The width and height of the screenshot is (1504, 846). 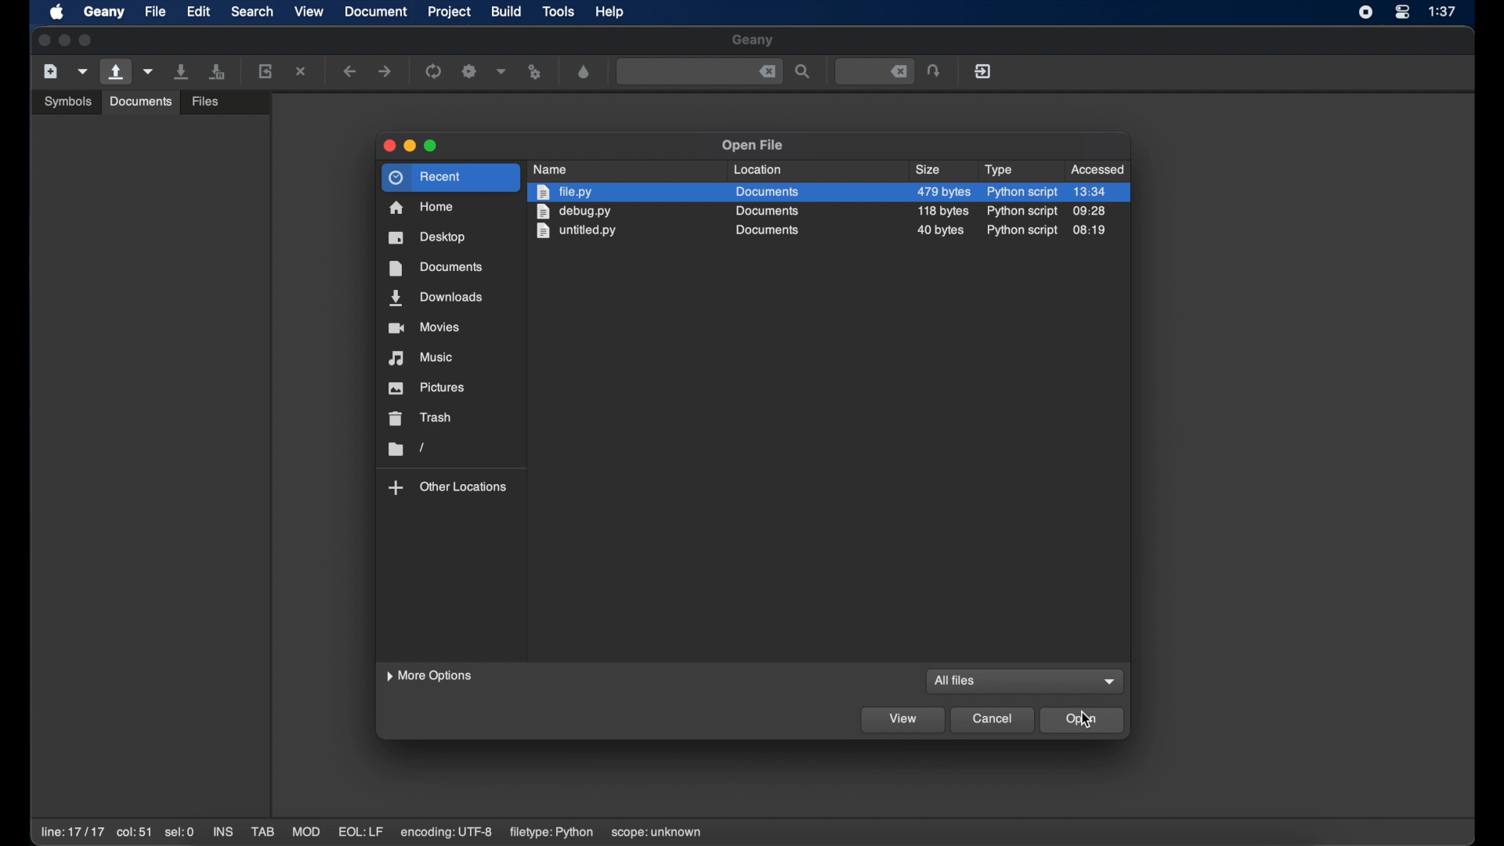 I want to click on untitled.py, so click(x=579, y=232).